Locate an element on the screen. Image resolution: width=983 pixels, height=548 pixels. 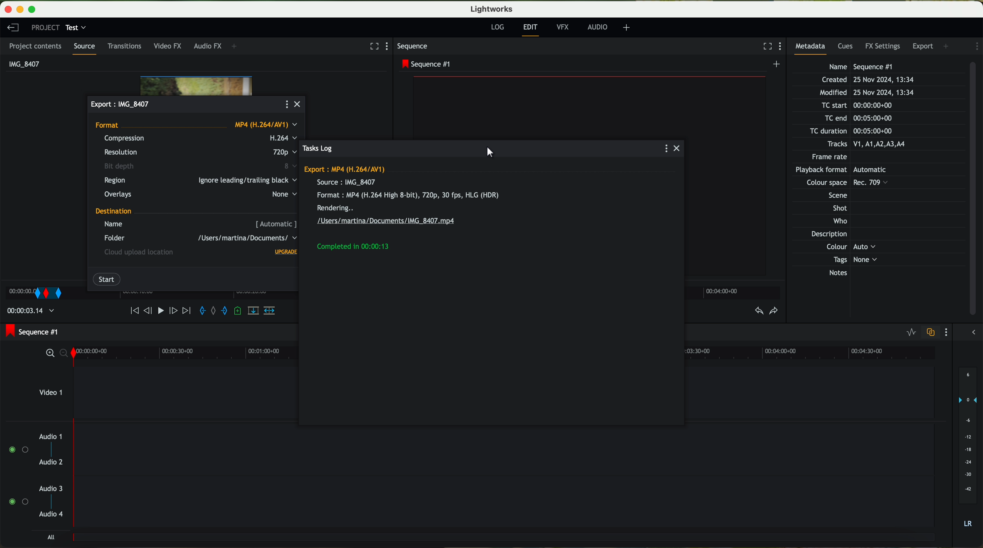
maximize is located at coordinates (36, 8).